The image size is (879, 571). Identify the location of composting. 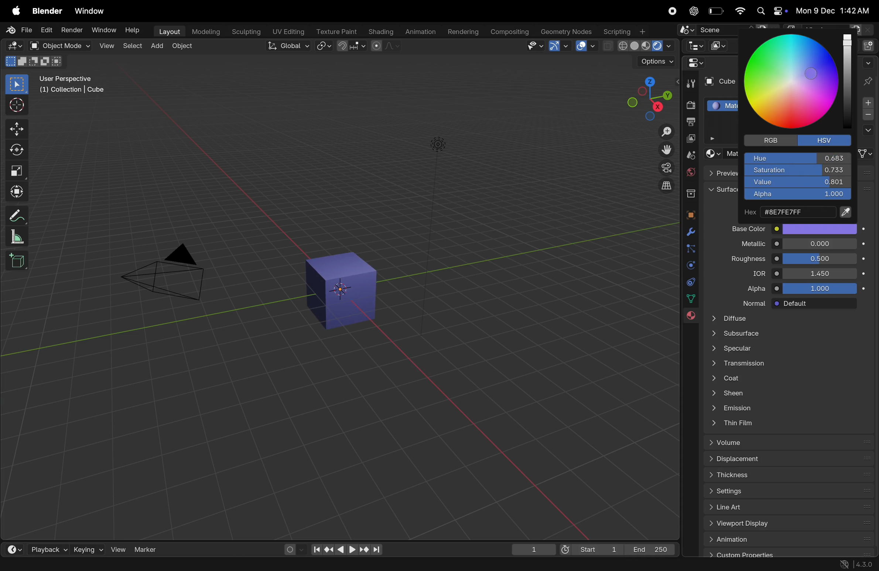
(510, 32).